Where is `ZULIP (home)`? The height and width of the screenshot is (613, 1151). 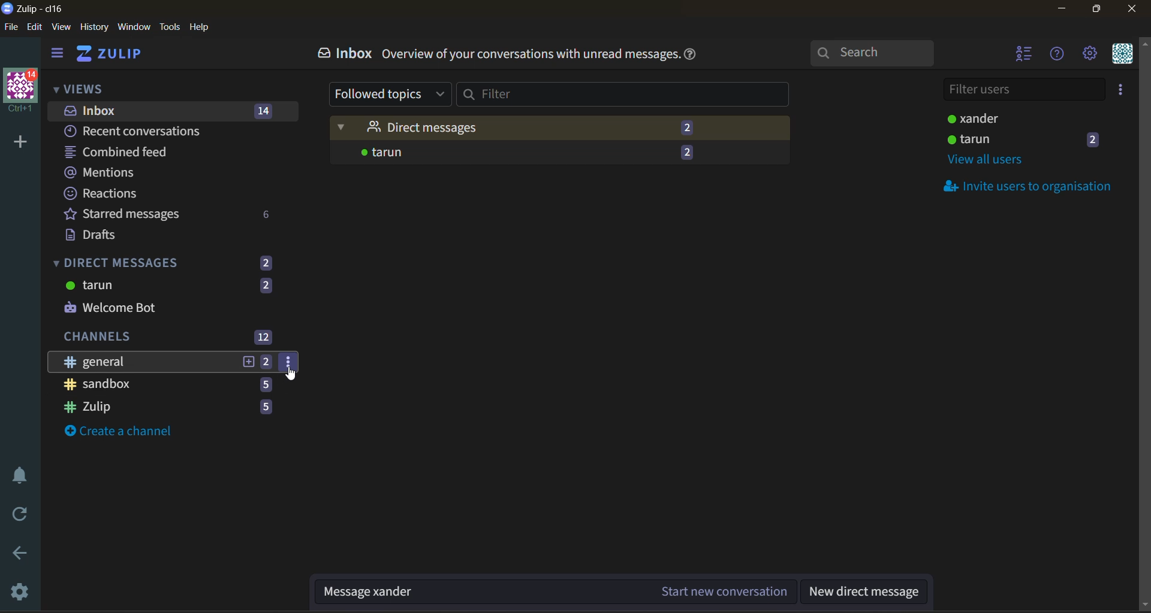 ZULIP (home) is located at coordinates (110, 55).